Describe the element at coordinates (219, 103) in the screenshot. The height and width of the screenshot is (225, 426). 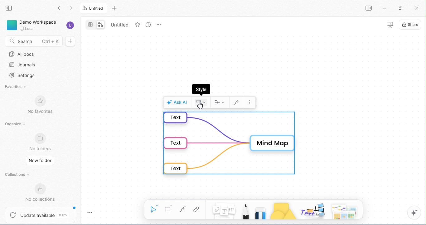
I see `layout` at that location.